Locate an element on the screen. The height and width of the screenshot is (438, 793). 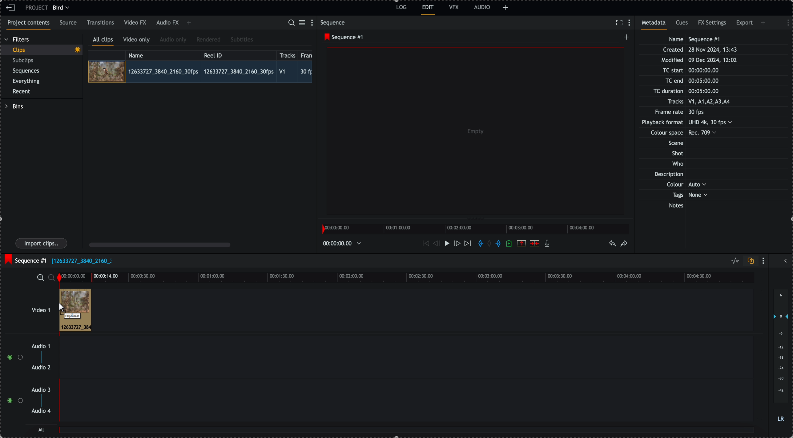
audio 4 is located at coordinates (41, 411).